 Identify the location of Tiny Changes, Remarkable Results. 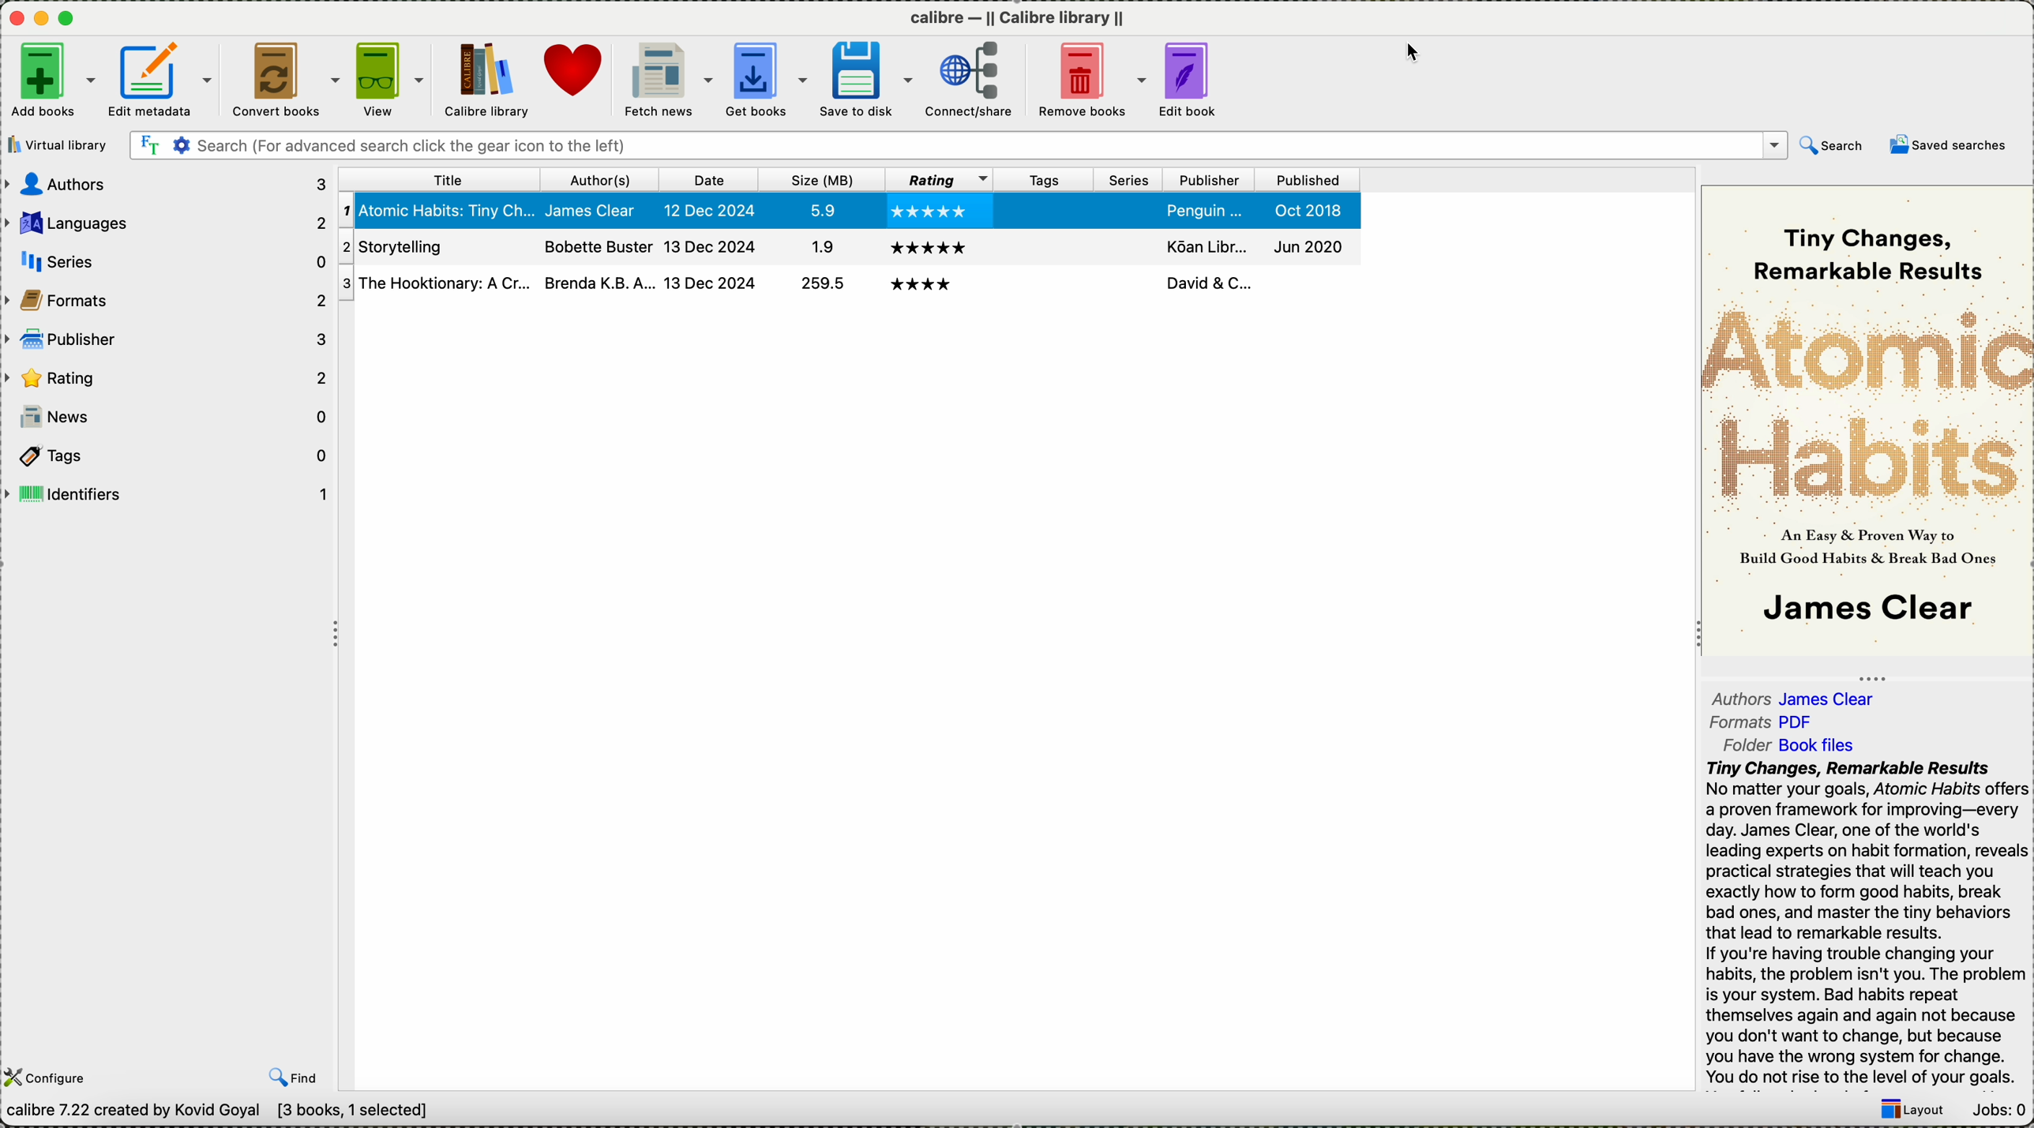
(1876, 242).